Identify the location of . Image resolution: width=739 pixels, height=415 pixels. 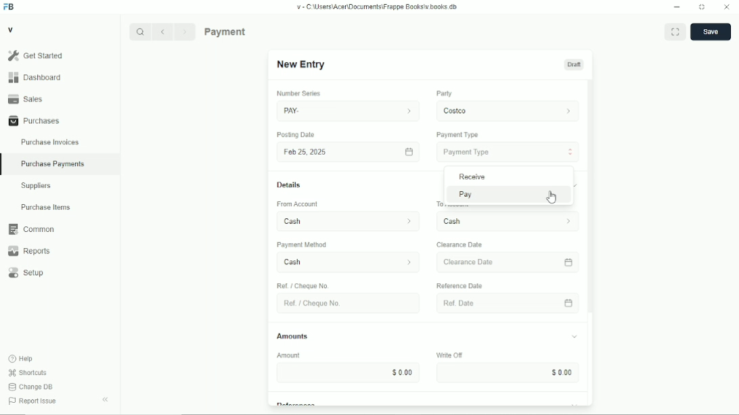
(506, 373).